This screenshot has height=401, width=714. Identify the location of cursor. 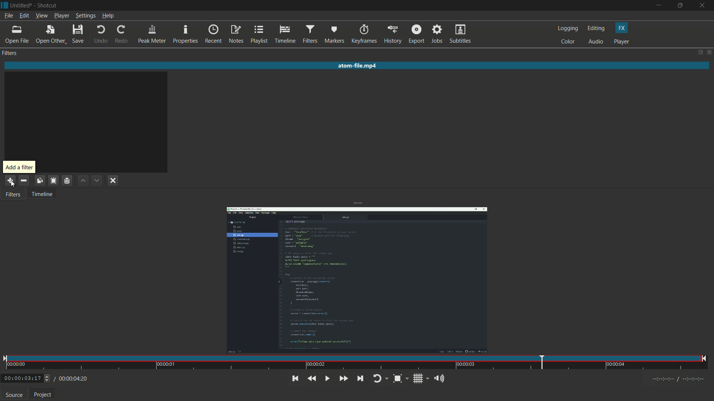
(11, 184).